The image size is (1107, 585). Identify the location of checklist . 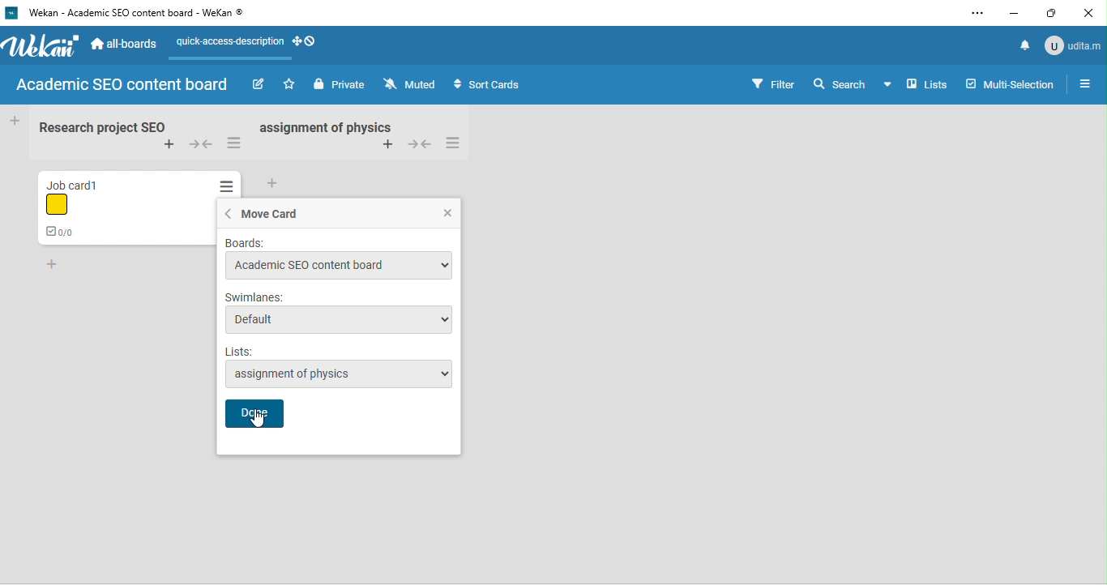
(60, 233).